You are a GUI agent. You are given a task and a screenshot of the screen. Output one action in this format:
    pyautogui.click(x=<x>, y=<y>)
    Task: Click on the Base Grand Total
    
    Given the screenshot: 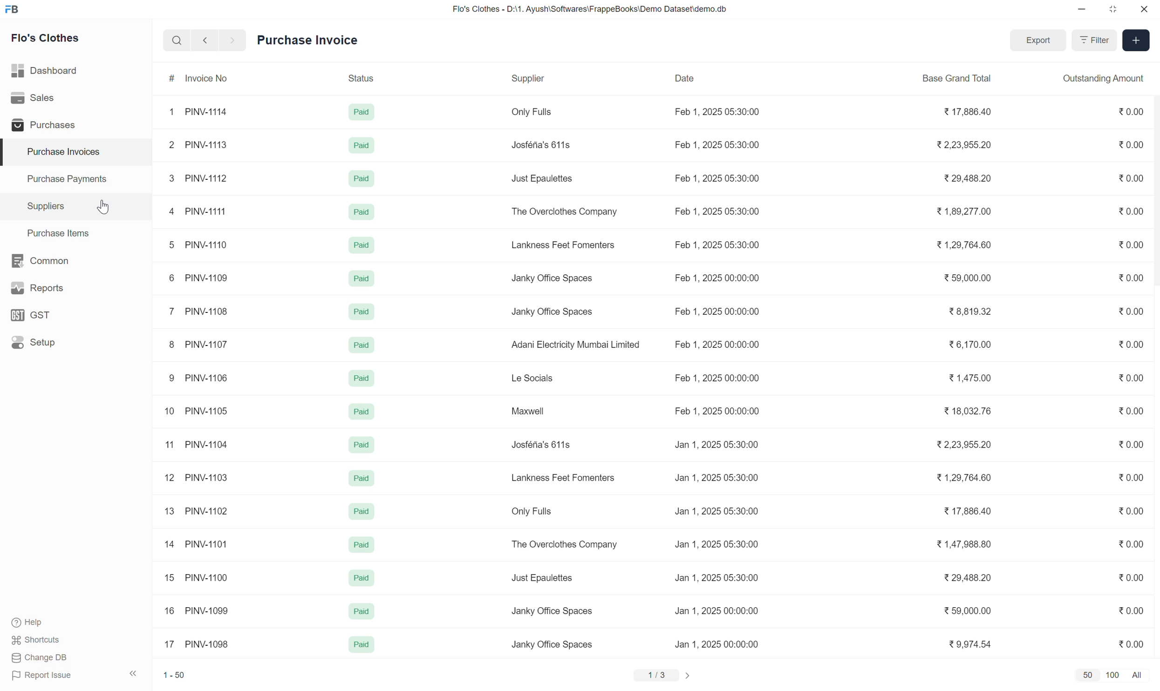 What is the action you would take?
    pyautogui.click(x=966, y=79)
    